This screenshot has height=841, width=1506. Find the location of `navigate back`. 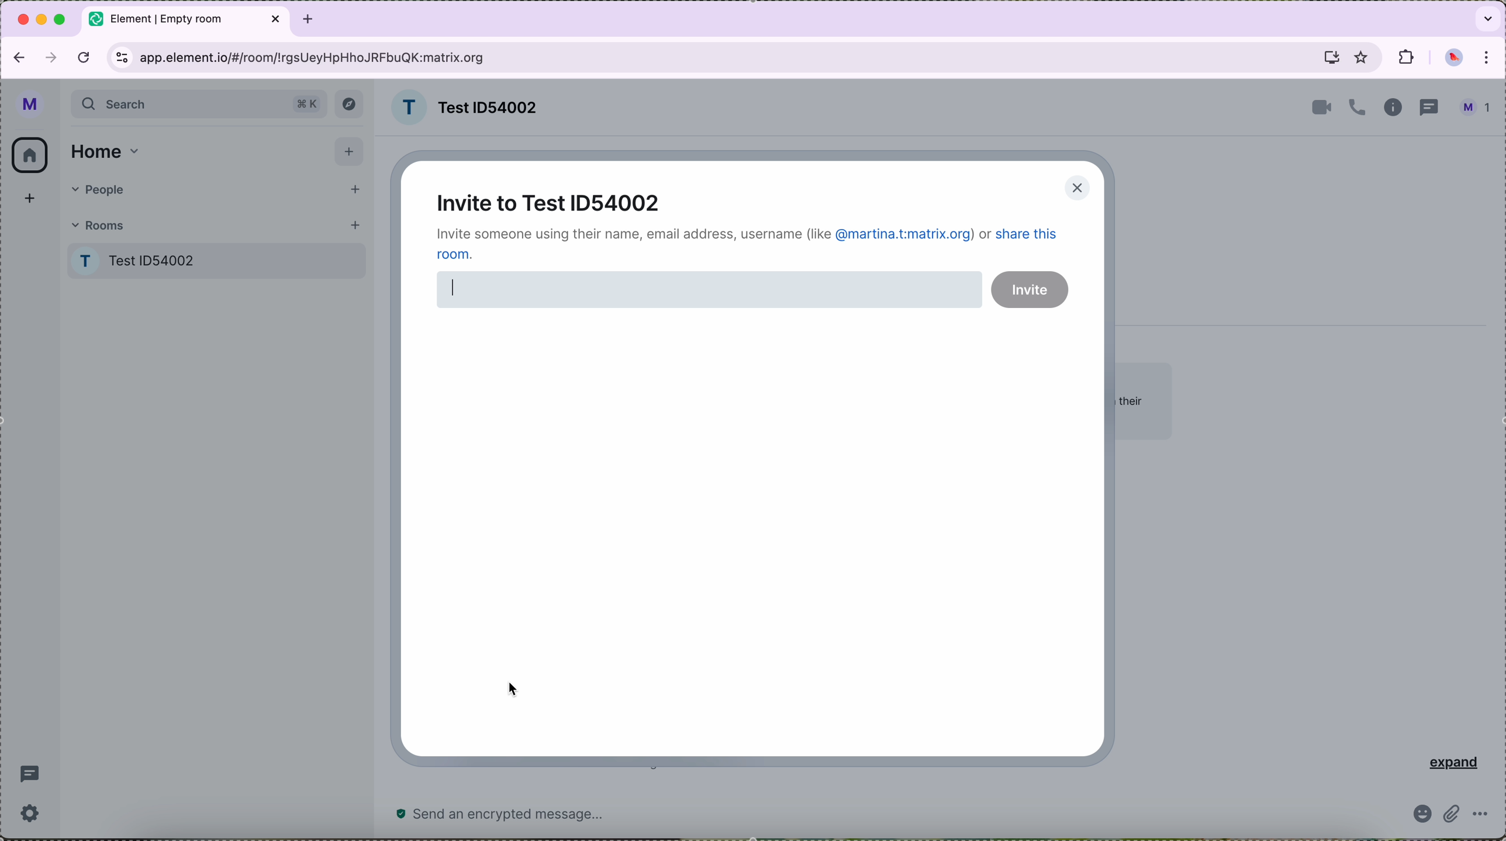

navigate back is located at coordinates (16, 58).